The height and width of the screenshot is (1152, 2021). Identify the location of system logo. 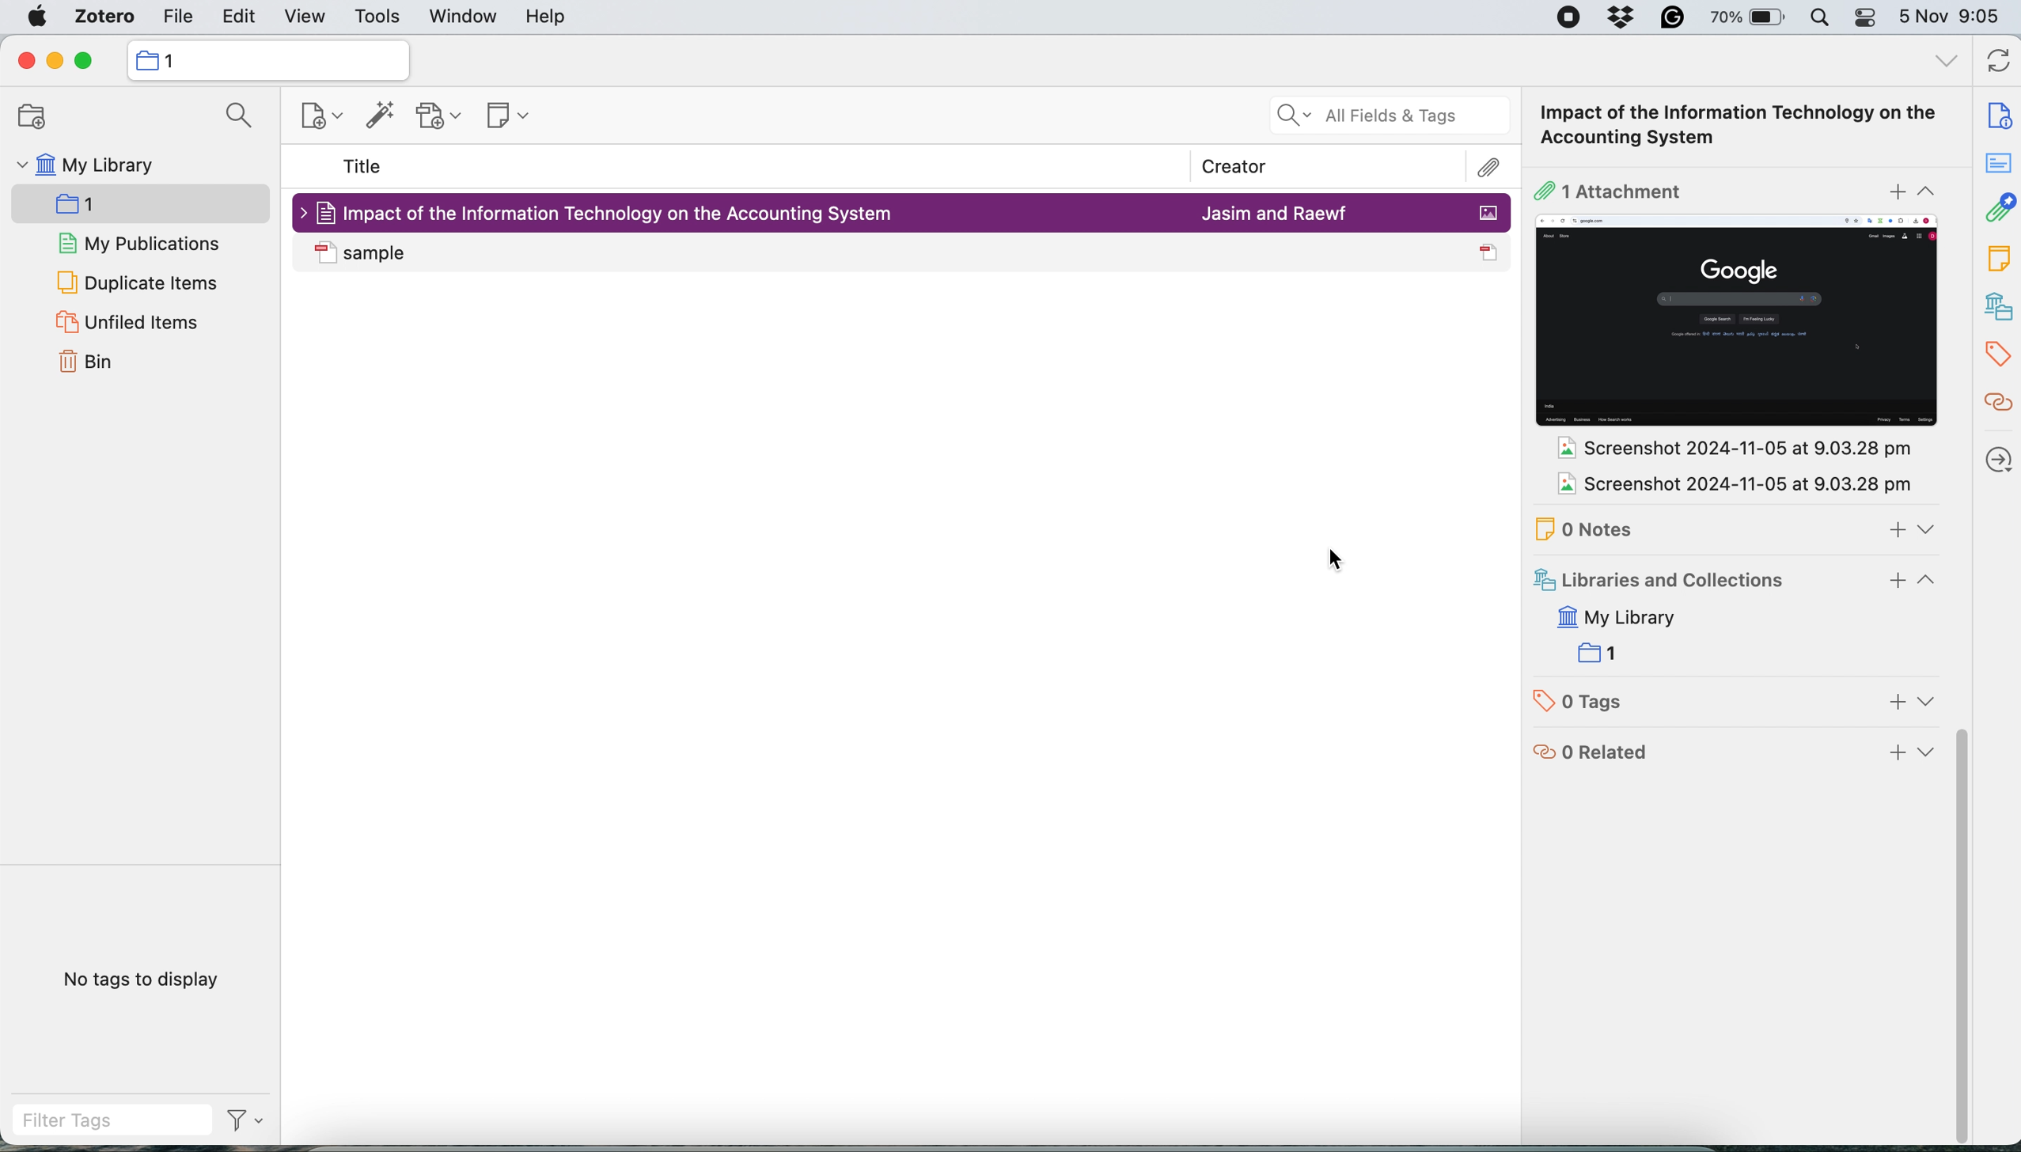
(38, 17).